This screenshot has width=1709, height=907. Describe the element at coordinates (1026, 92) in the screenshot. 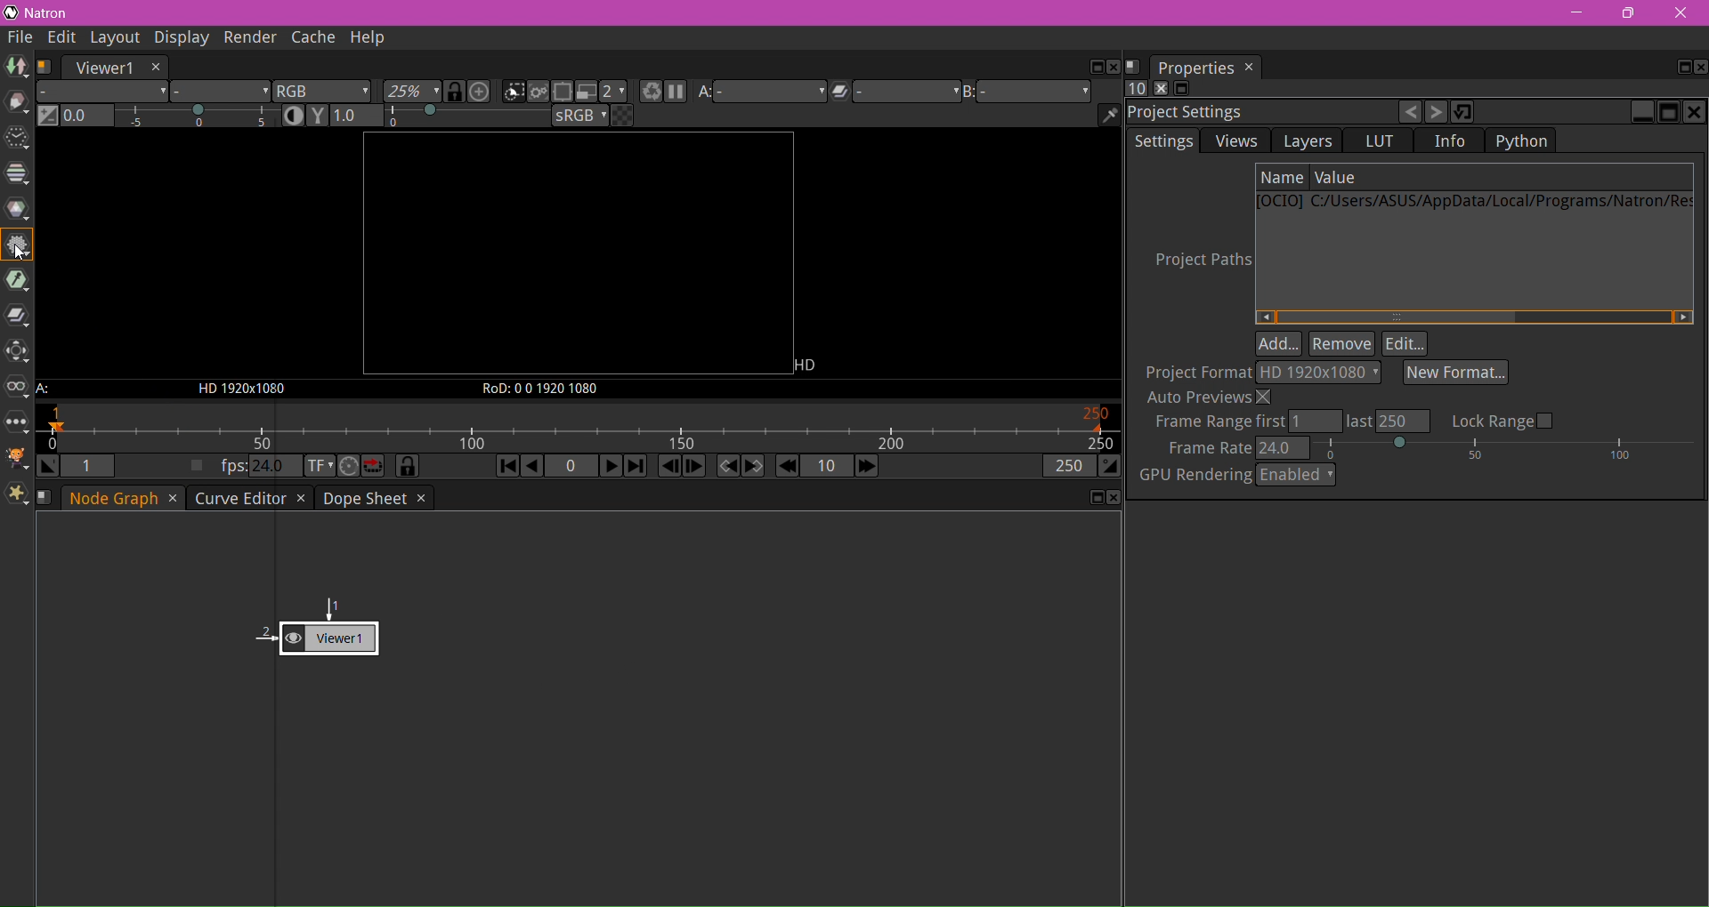

I see `Viewer Input B` at that location.